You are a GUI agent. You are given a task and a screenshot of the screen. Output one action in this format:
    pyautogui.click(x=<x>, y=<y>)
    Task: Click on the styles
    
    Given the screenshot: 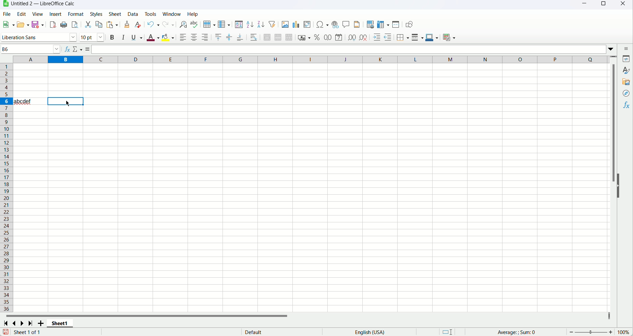 What is the action you would take?
    pyautogui.click(x=96, y=14)
    